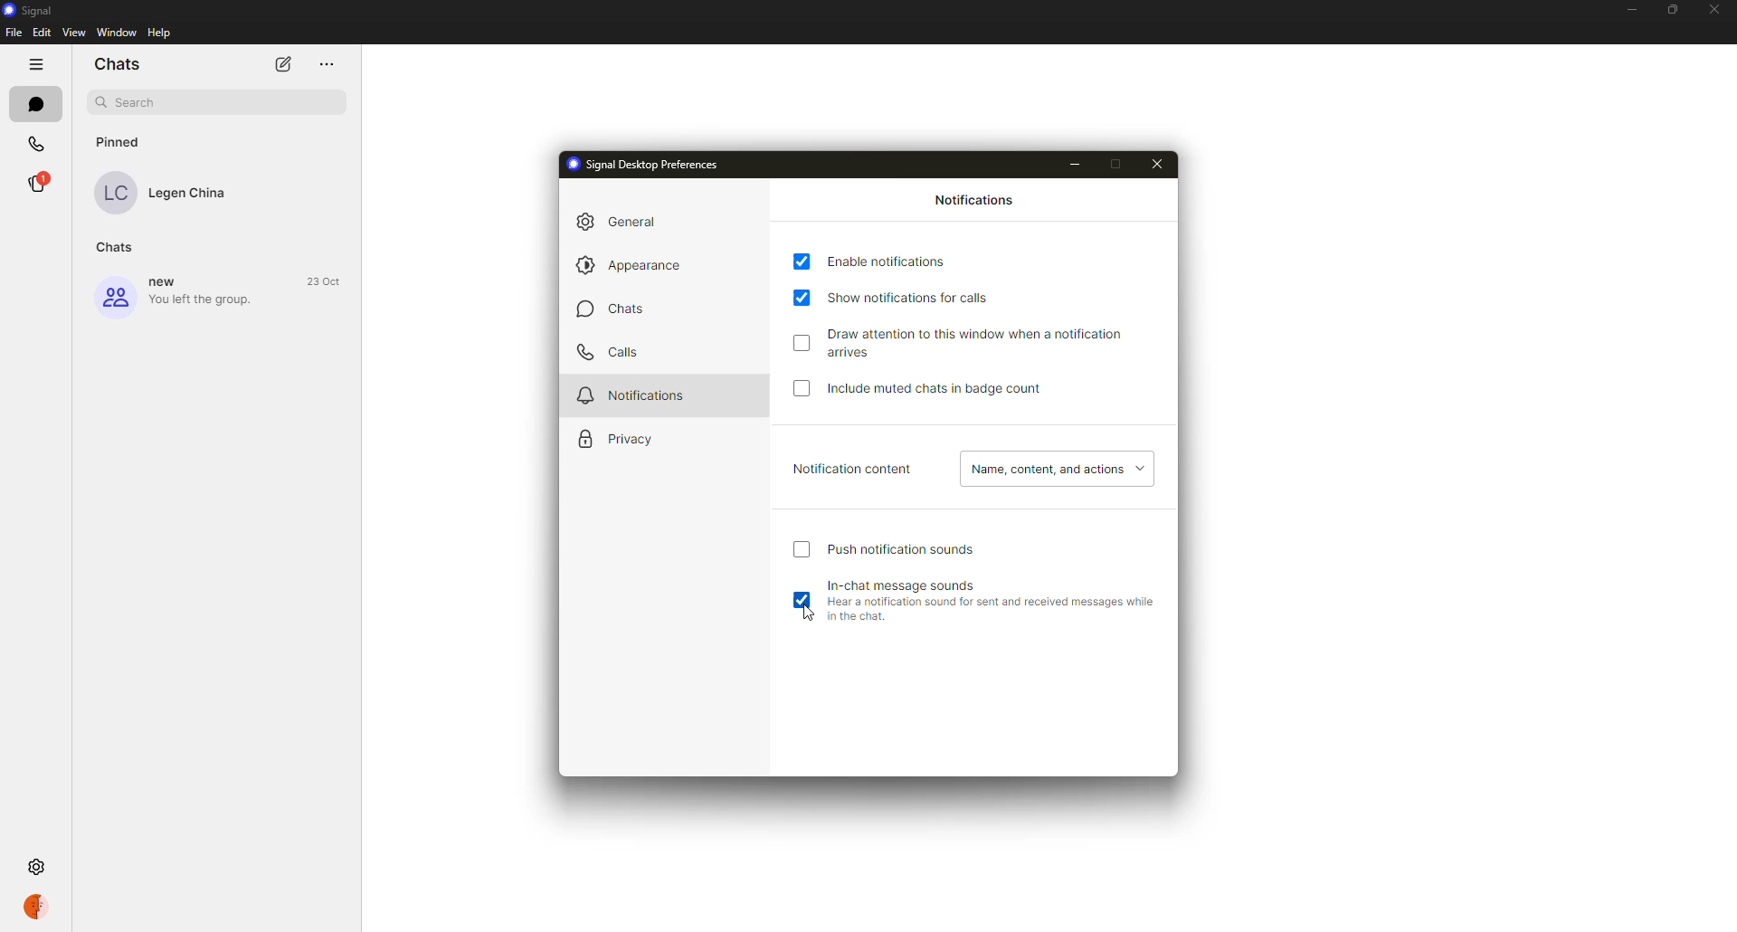  What do you see at coordinates (801, 342) in the screenshot?
I see `tap to select` at bounding box center [801, 342].